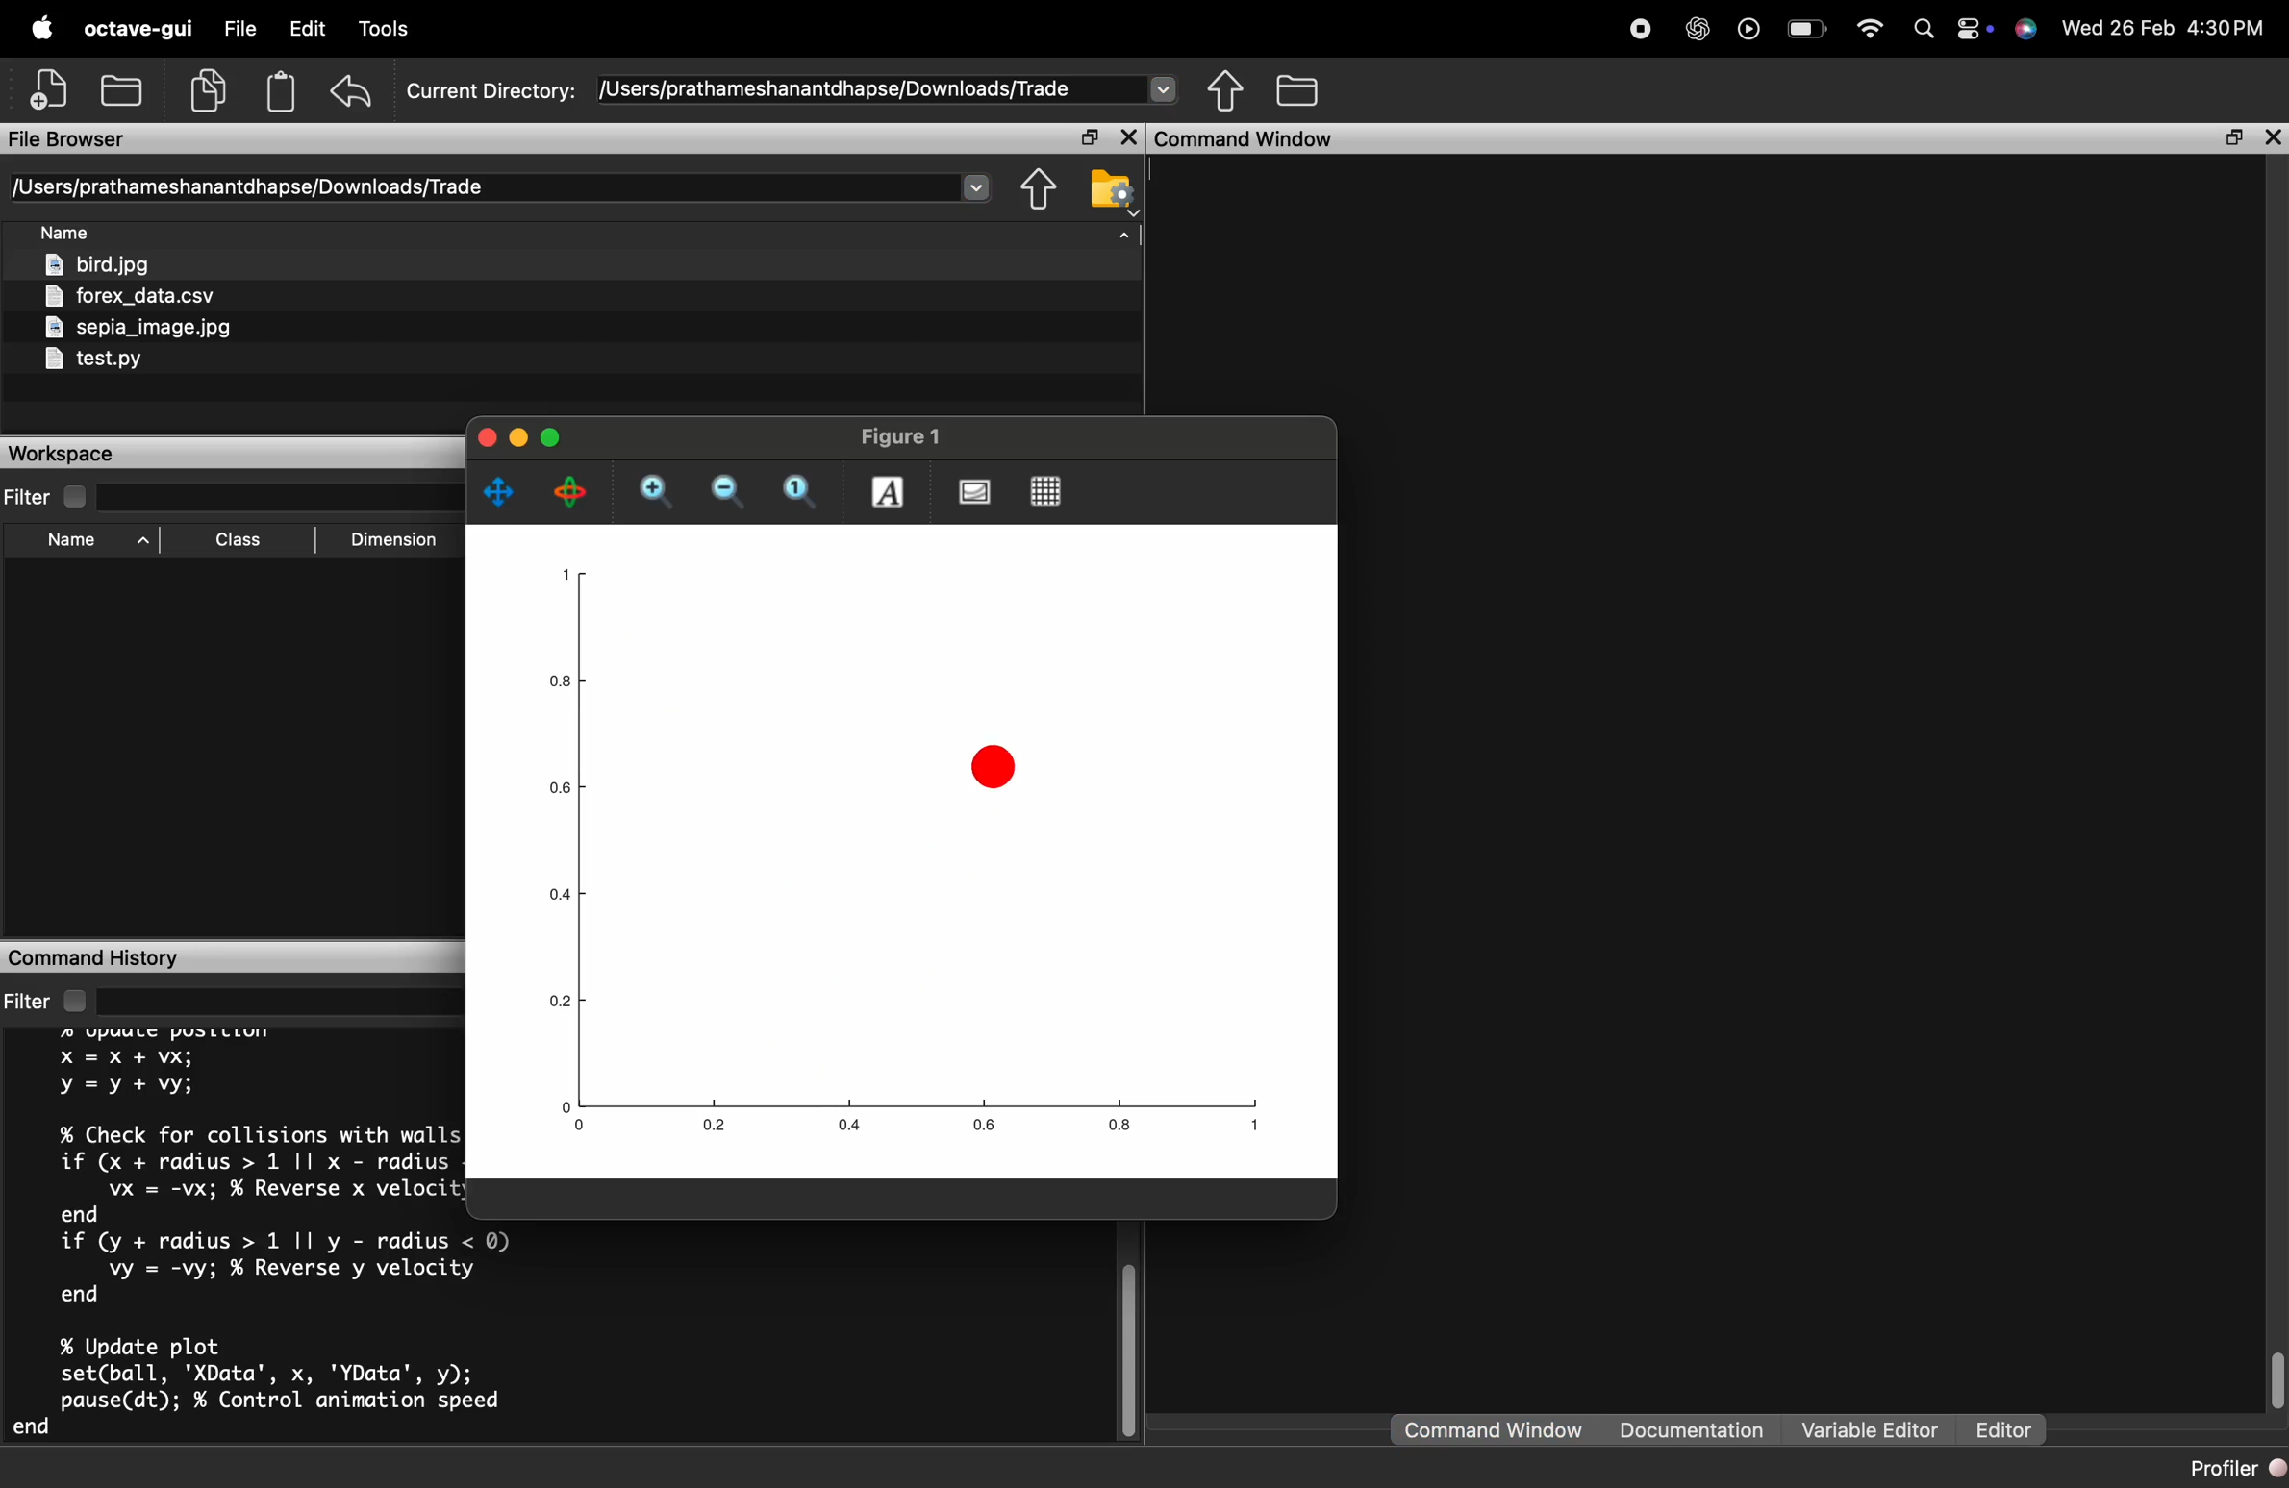  Describe the element at coordinates (1047, 492) in the screenshot. I see `Toggle current axes grid visibility` at that location.